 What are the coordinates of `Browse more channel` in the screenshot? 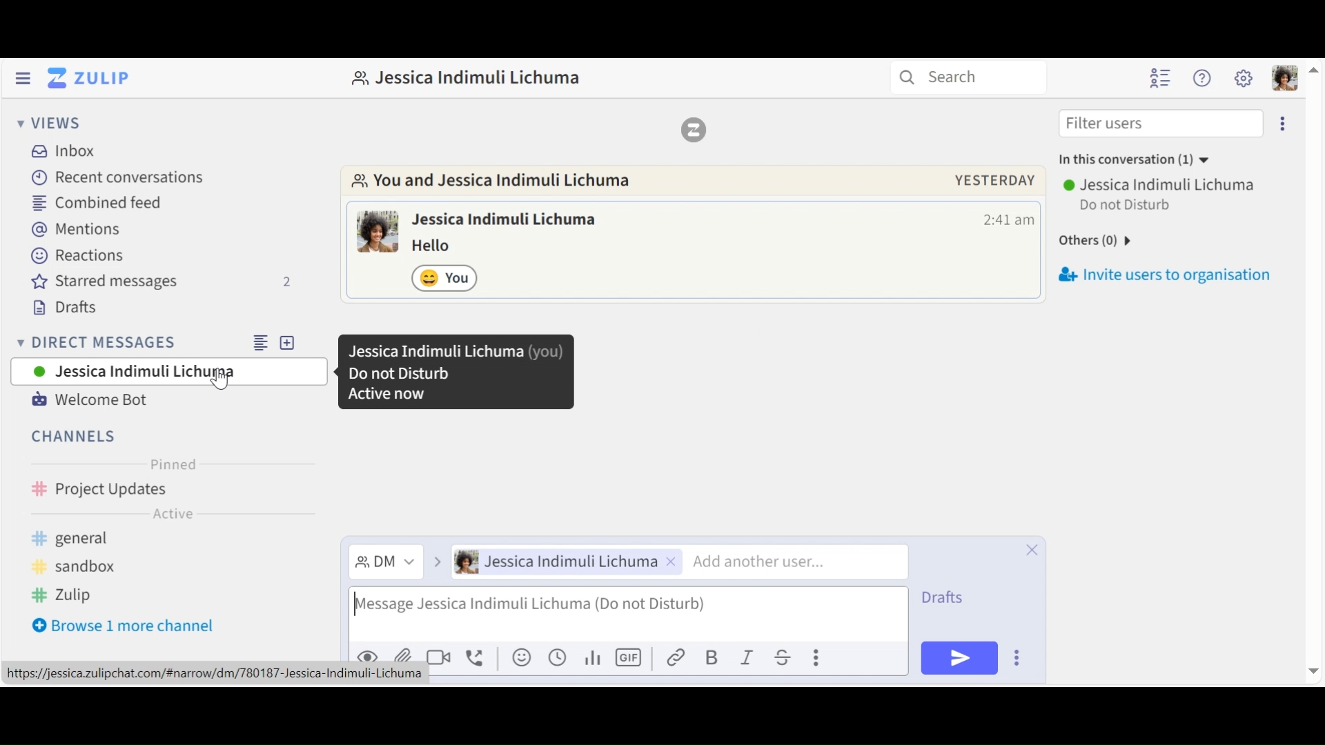 It's located at (133, 628).